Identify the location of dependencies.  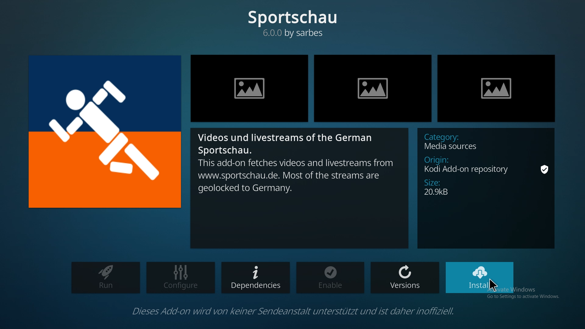
(255, 277).